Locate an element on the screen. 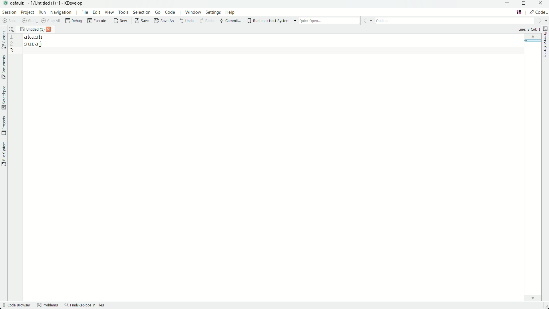 Image resolution: width=549 pixels, height=309 pixels. settings menu is located at coordinates (214, 12).